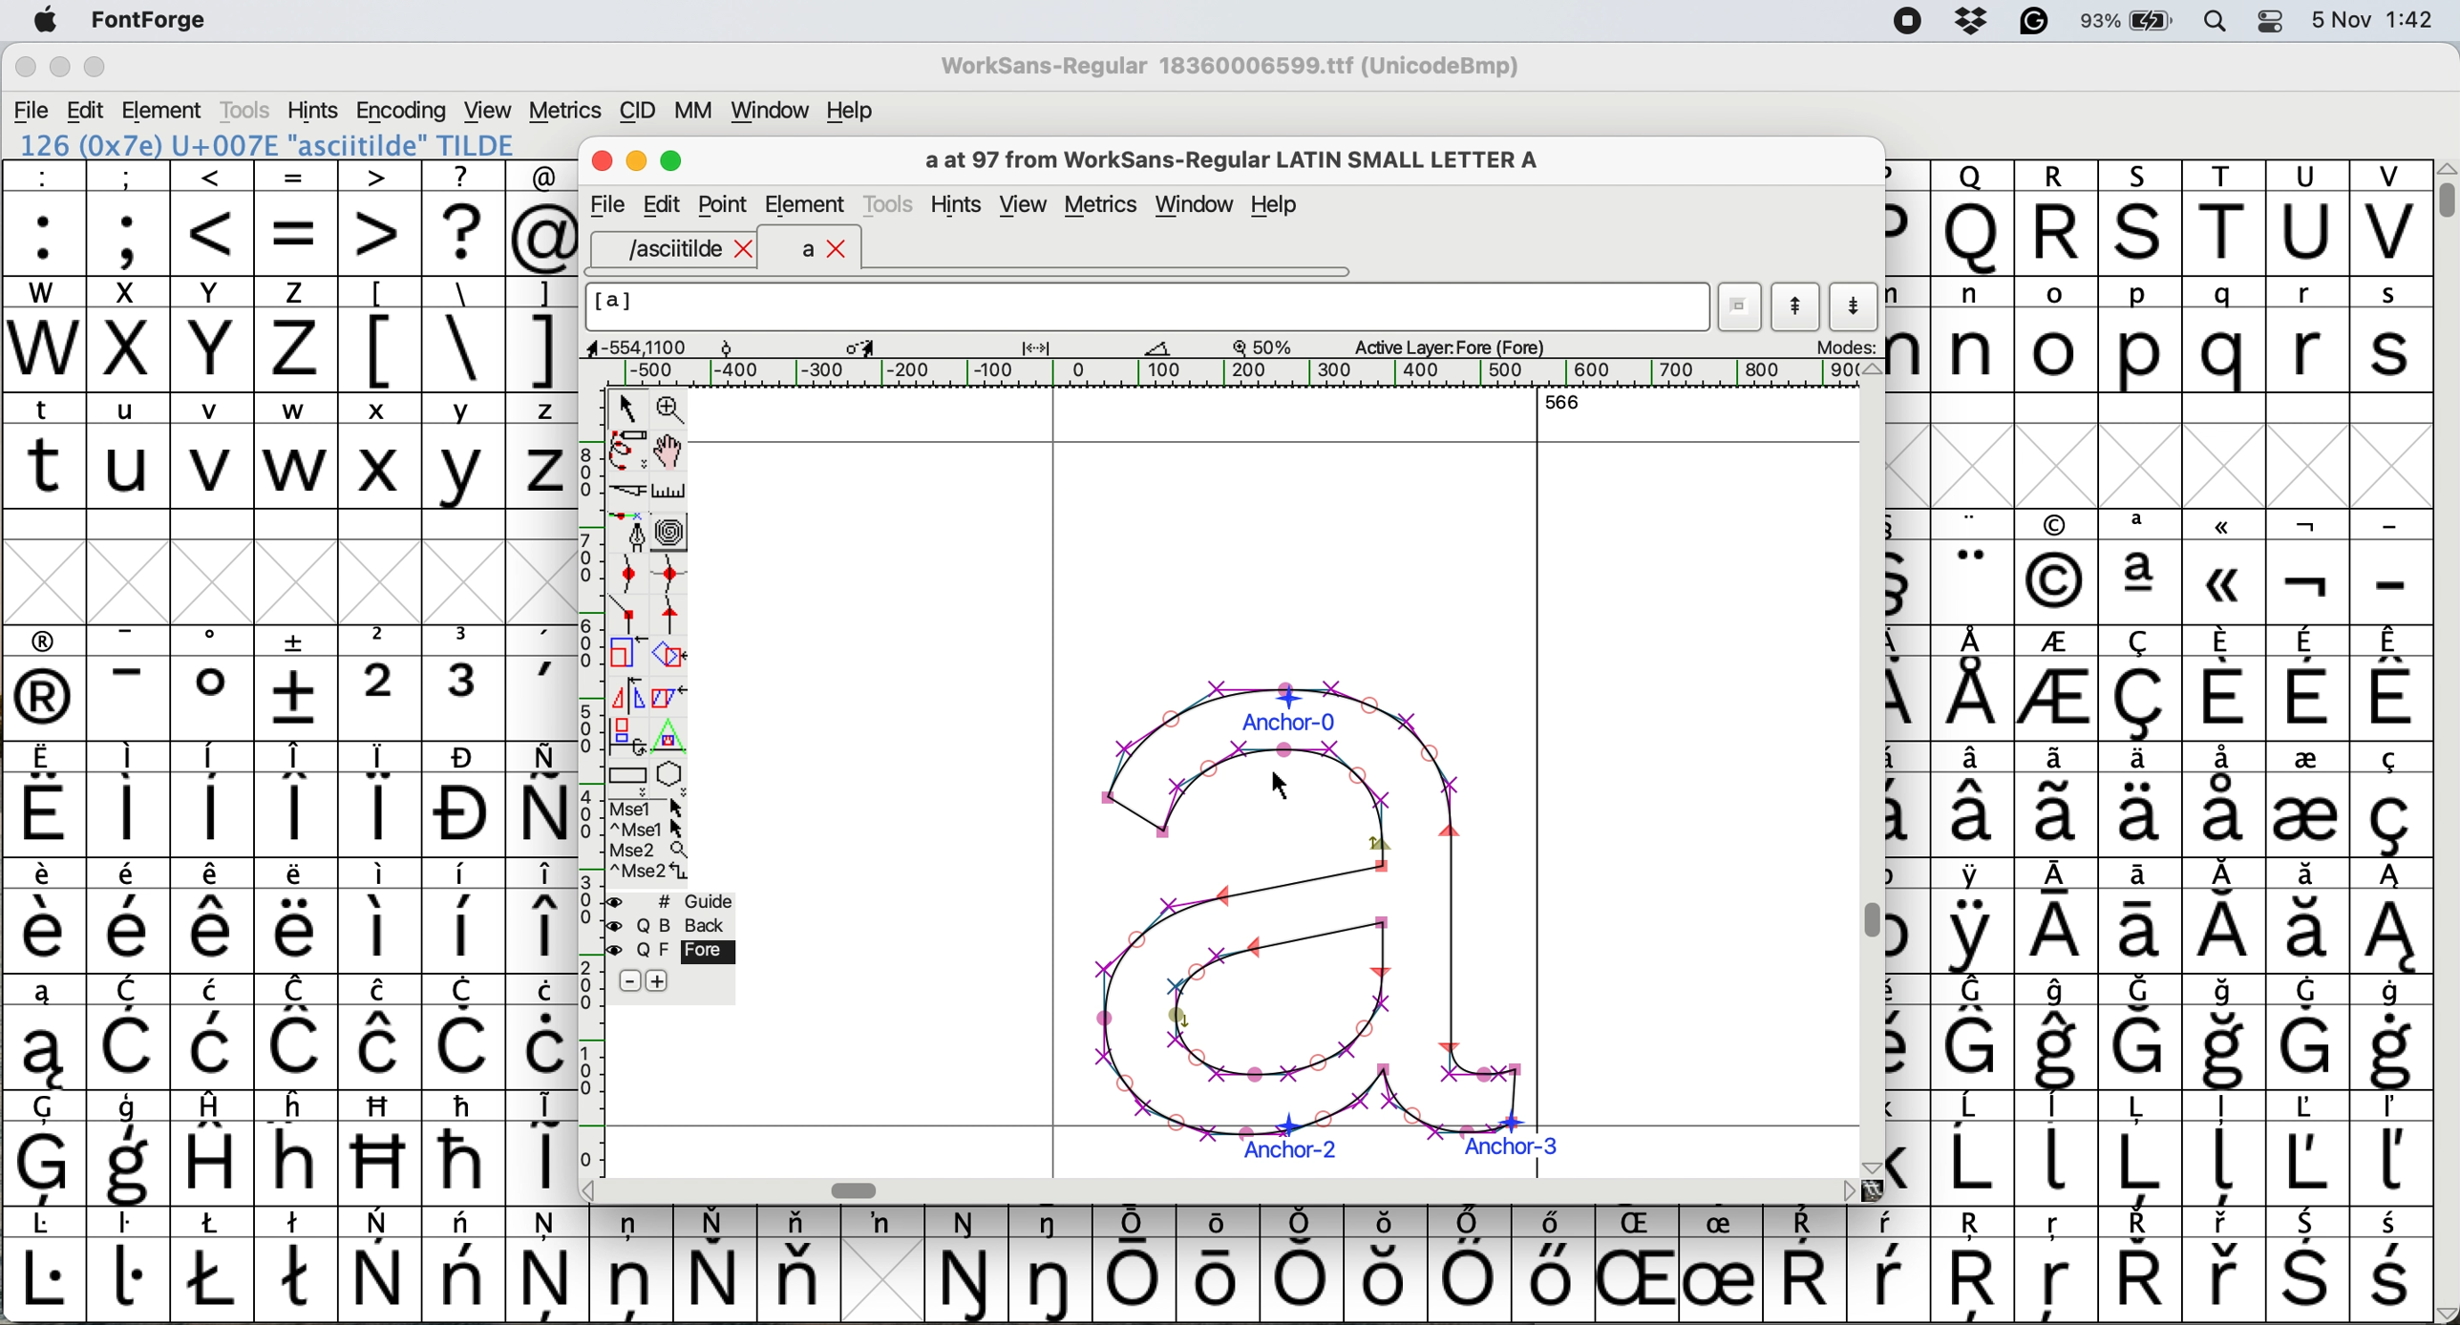 The image size is (2460, 1325). What do you see at coordinates (213, 1264) in the screenshot?
I see `symbol` at bounding box center [213, 1264].